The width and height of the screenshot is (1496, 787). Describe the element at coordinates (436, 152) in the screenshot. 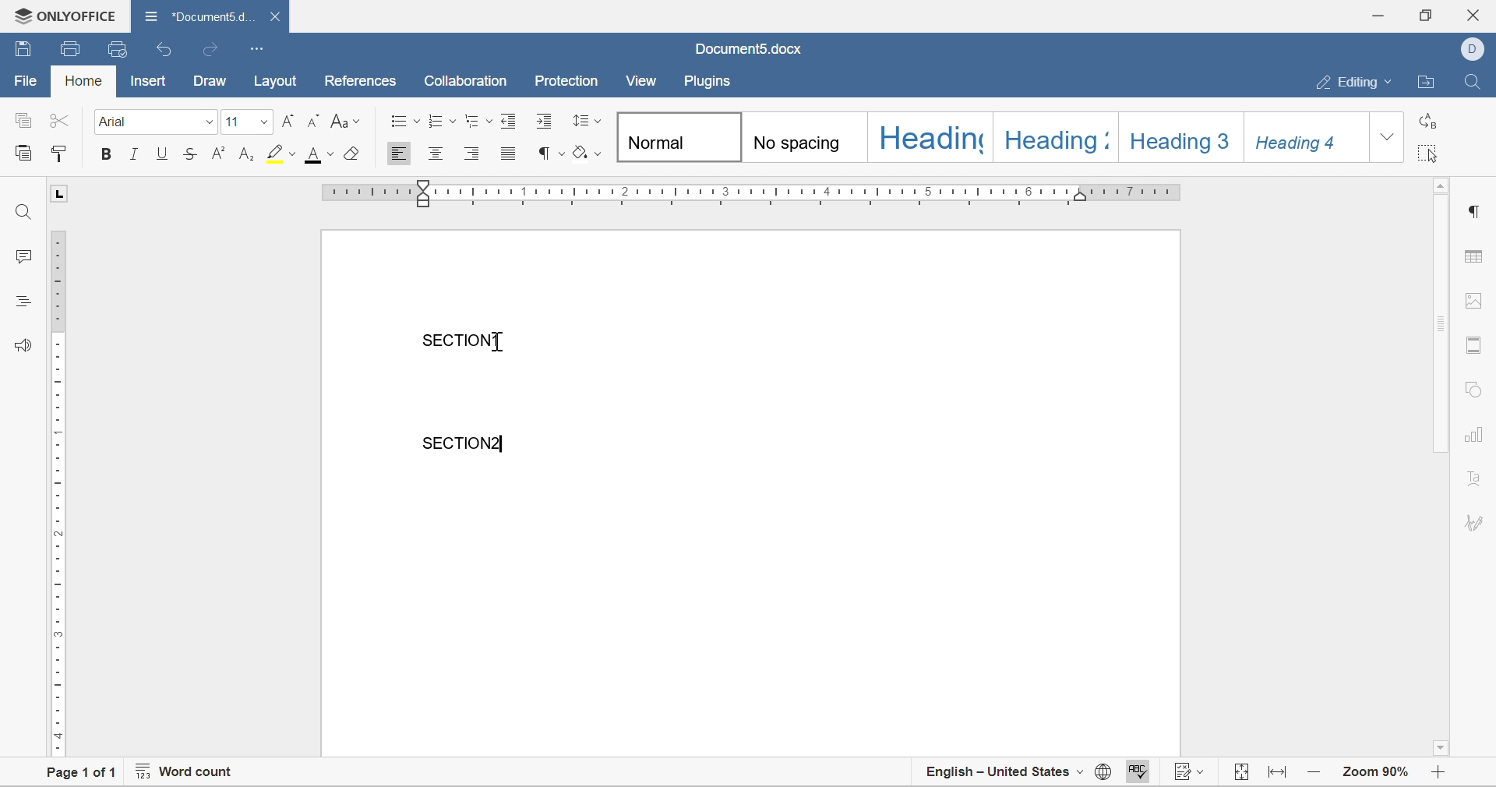

I see `Align center` at that location.